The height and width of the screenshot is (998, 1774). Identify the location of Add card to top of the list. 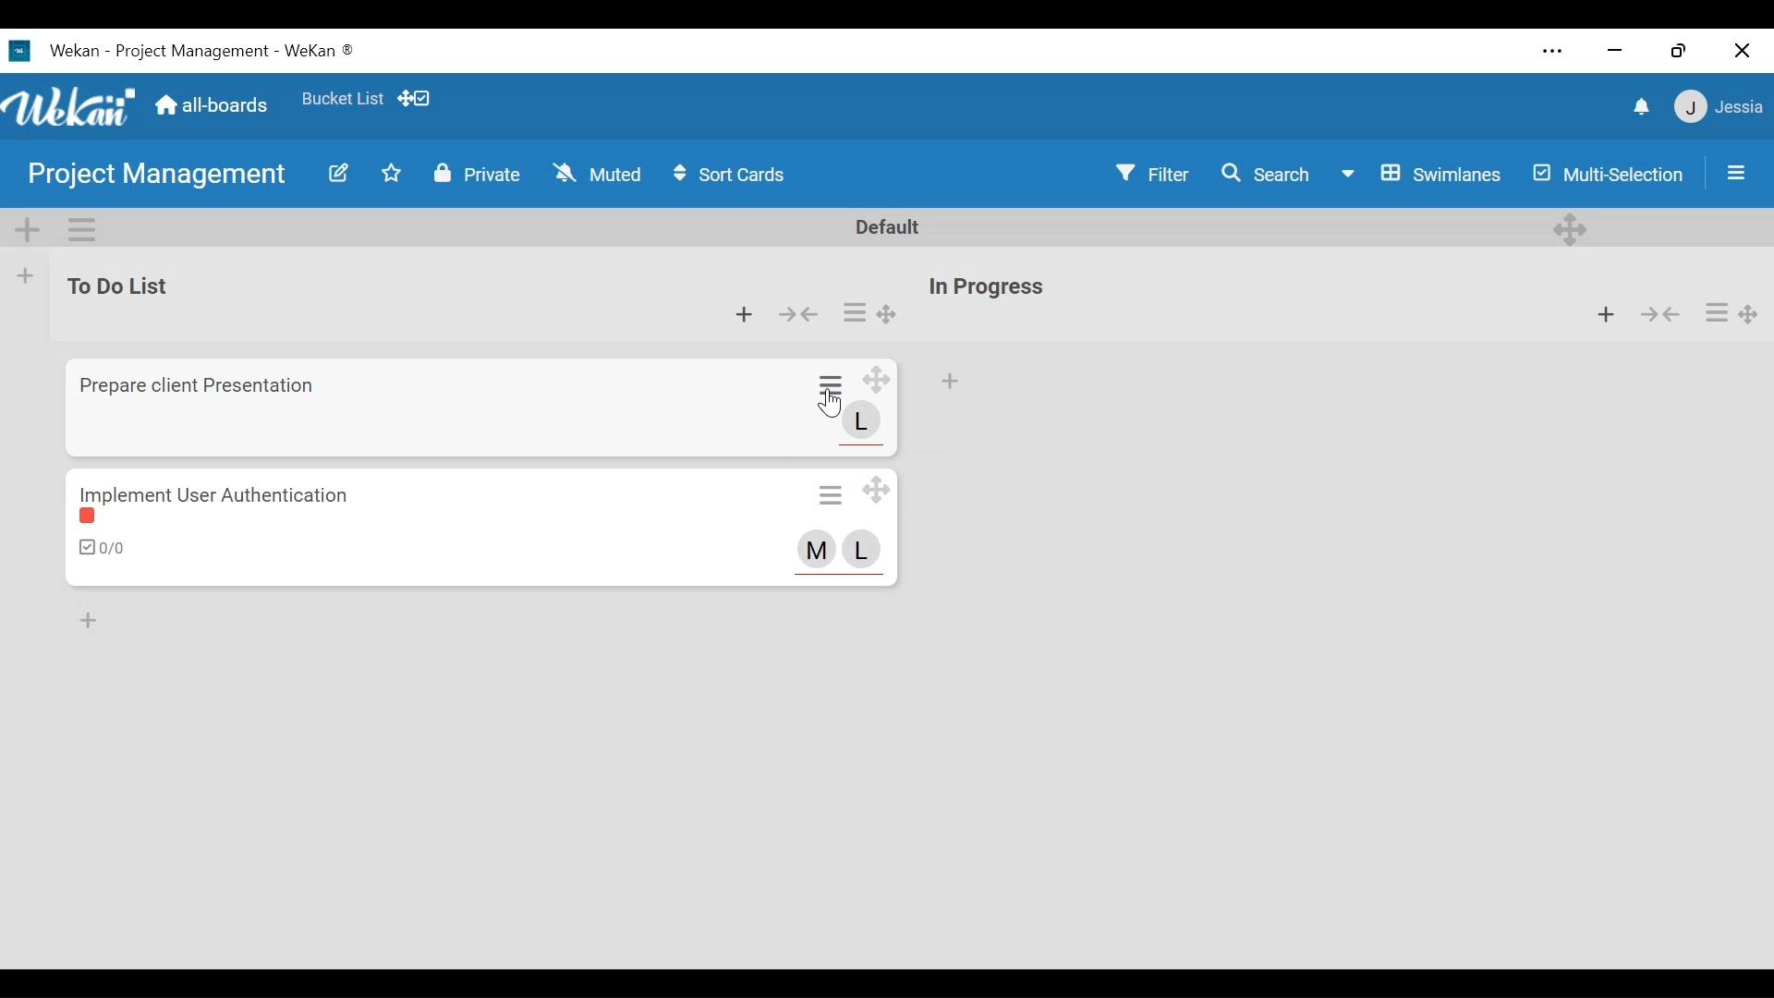
(950, 381).